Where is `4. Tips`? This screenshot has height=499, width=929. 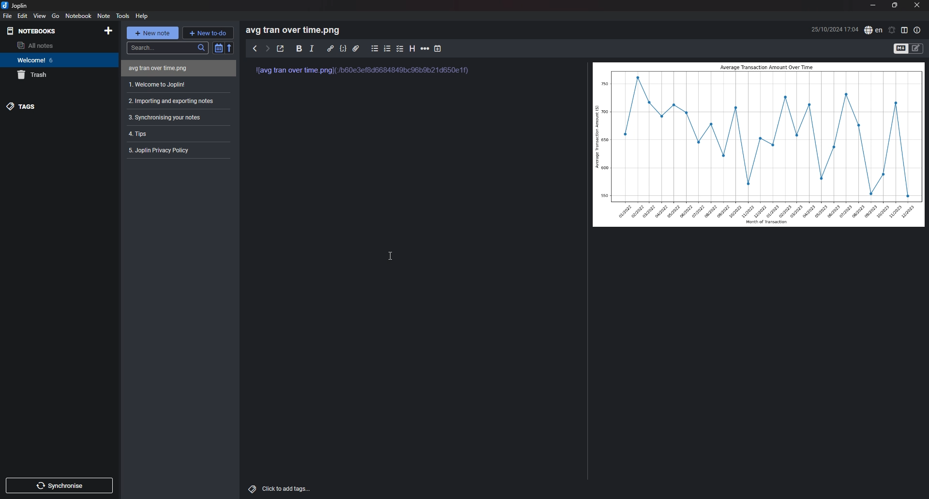 4. Tips is located at coordinates (176, 133).